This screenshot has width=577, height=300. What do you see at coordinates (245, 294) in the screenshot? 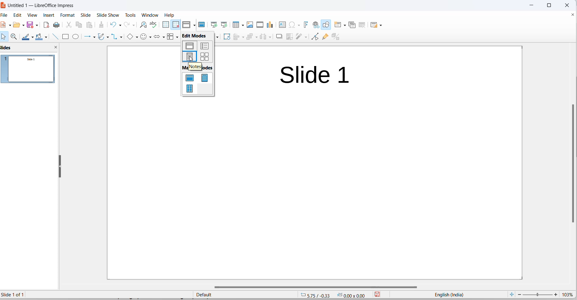
I see `slide master type` at bounding box center [245, 294].